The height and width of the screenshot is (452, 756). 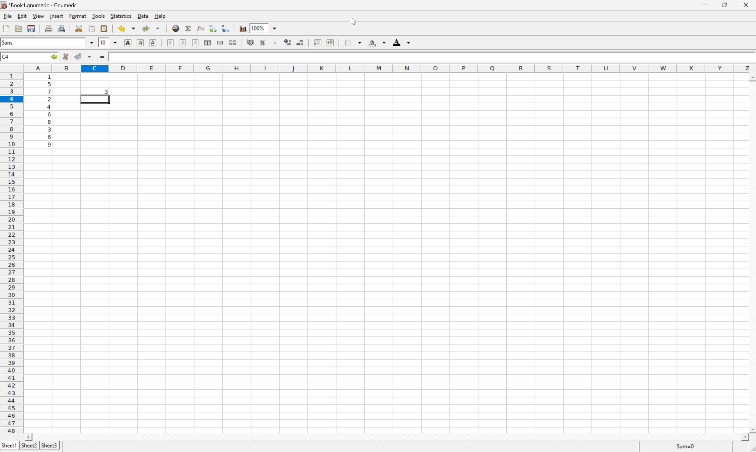 What do you see at coordinates (275, 43) in the screenshot?
I see `Set the format of the selected cells to include a thousands separator` at bounding box center [275, 43].